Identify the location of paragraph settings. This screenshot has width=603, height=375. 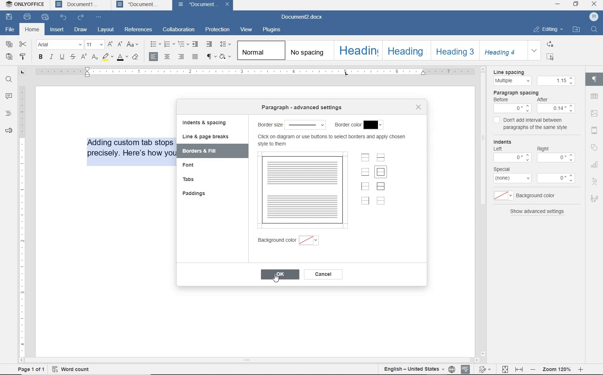
(595, 79).